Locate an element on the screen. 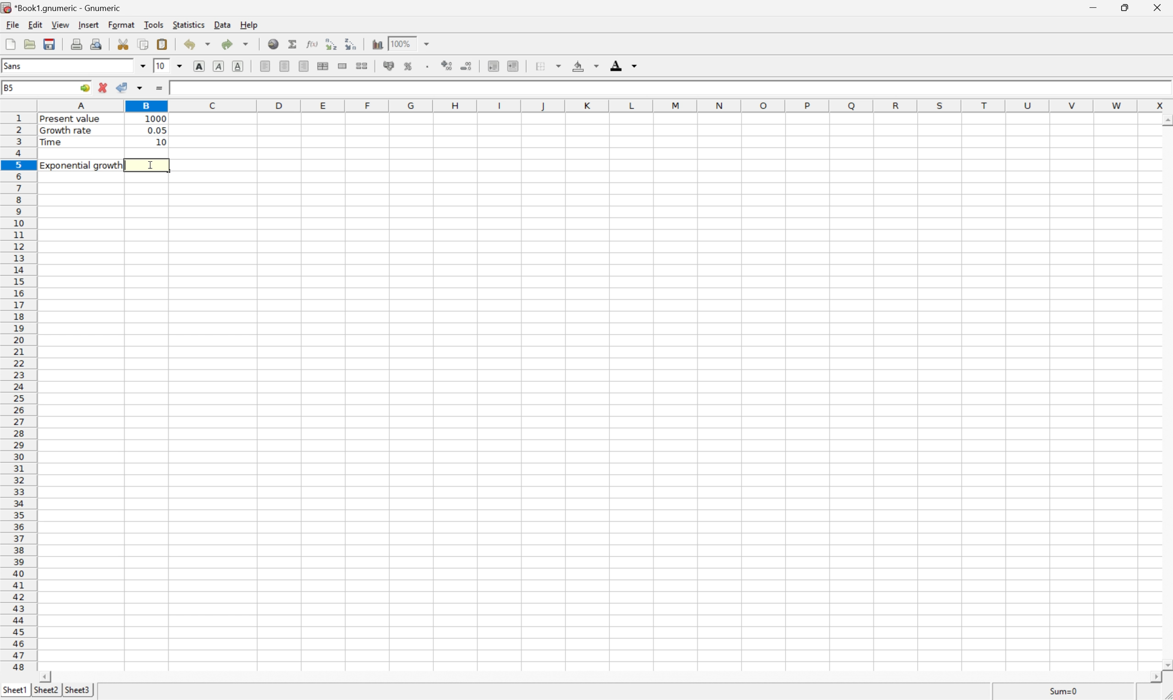 This screenshot has width=1173, height=700. Restore Down is located at coordinates (1128, 7).